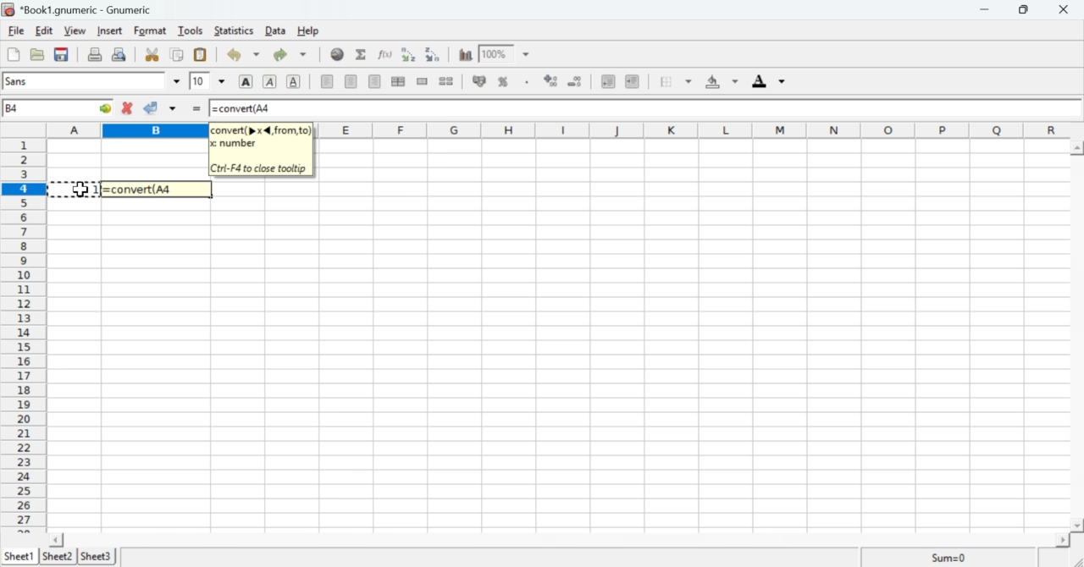 The width and height of the screenshot is (1084, 567). I want to click on Charts, so click(465, 55).